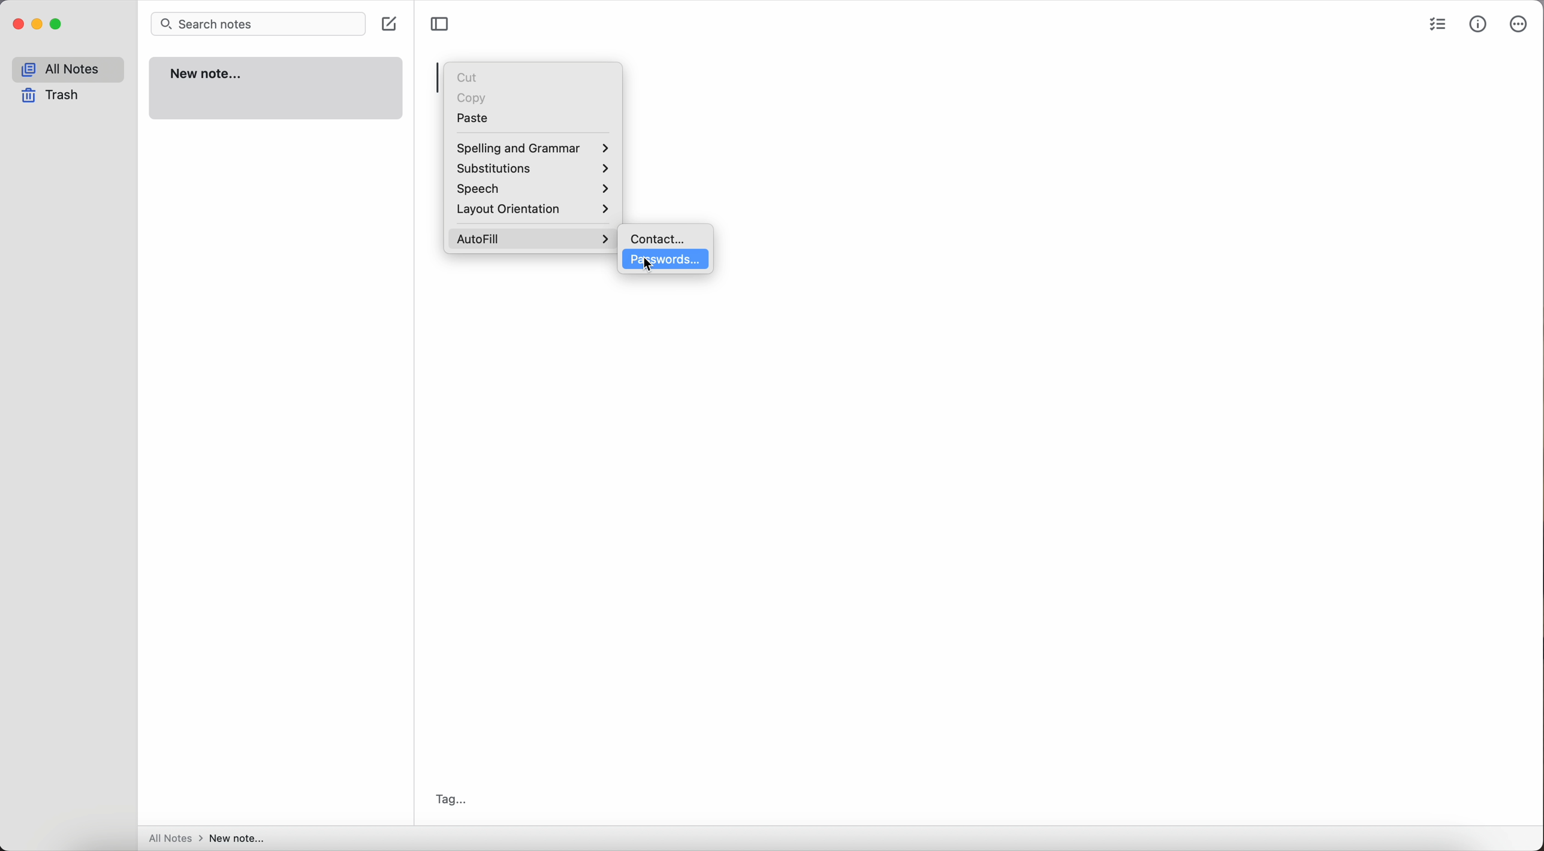 The image size is (1544, 851). Describe the element at coordinates (439, 25) in the screenshot. I see `toggle sidebar` at that location.